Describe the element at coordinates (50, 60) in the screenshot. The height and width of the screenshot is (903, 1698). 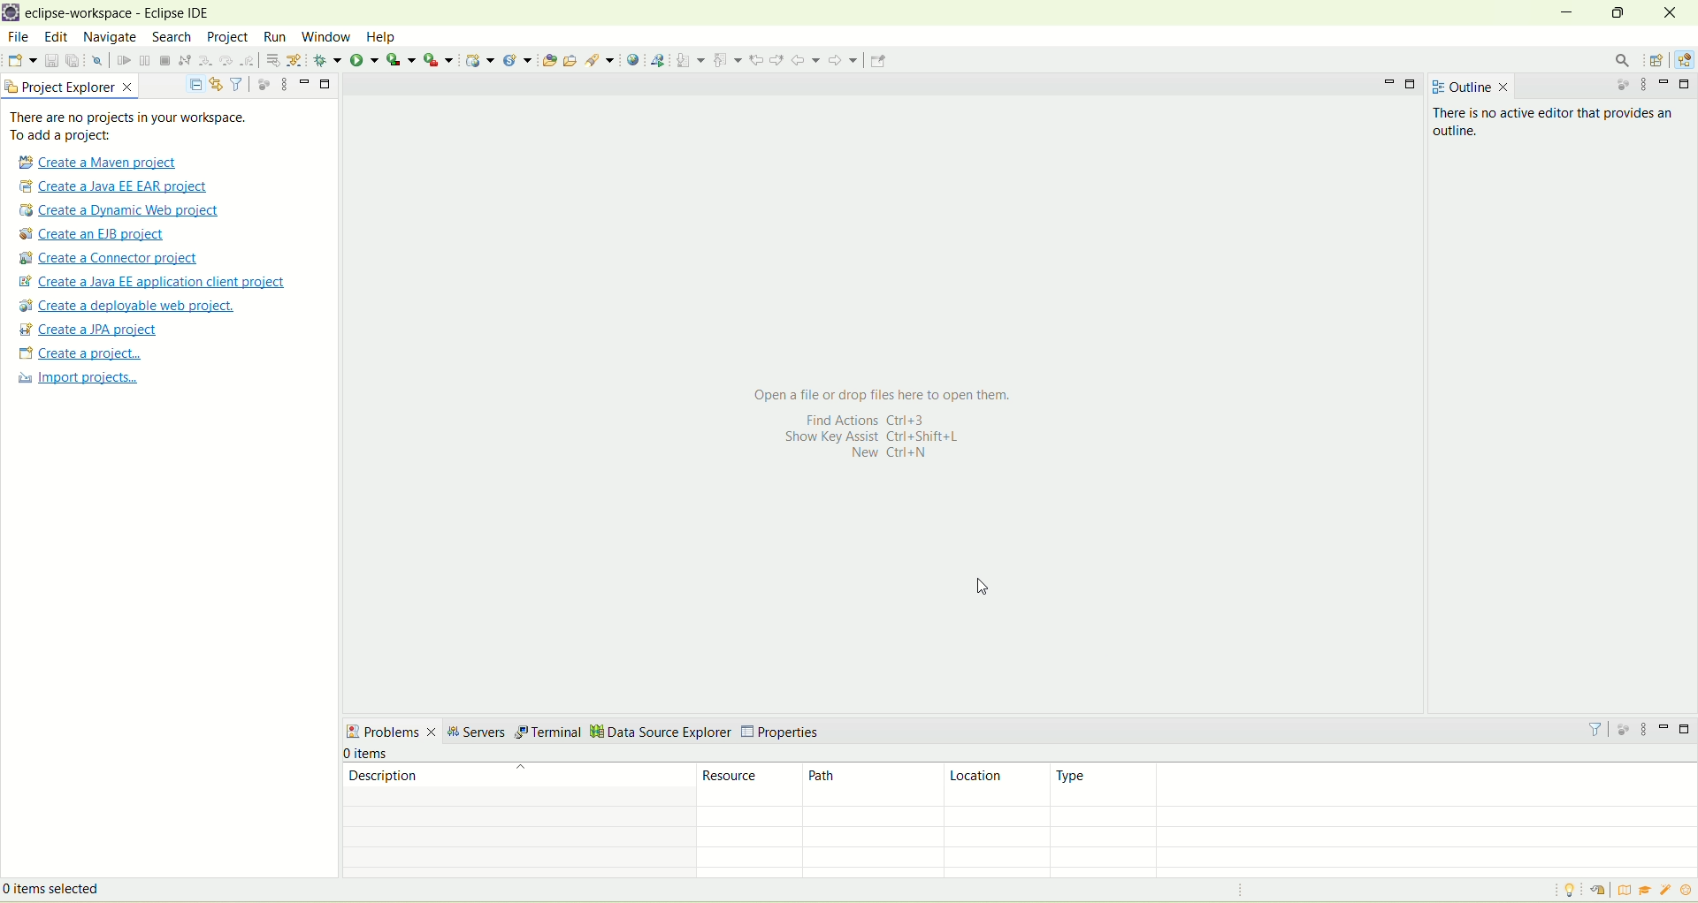
I see `save` at that location.